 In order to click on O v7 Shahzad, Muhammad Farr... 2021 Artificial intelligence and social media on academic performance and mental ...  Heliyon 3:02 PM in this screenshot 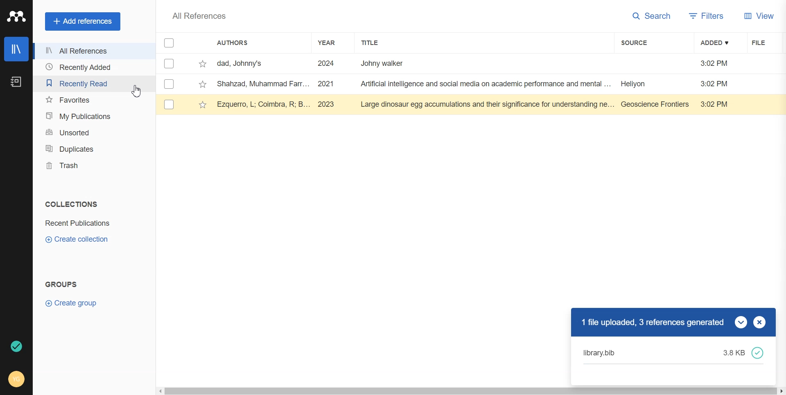, I will do `click(452, 85)`.